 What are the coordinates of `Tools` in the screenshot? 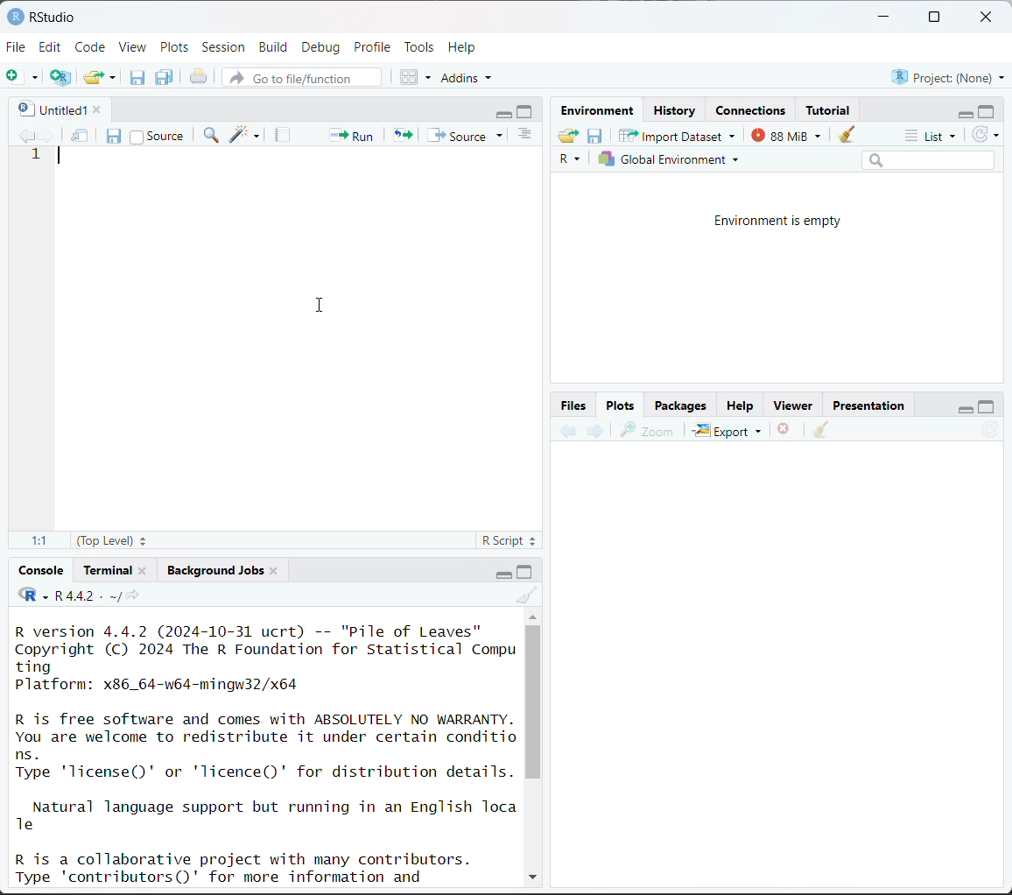 It's located at (419, 46).